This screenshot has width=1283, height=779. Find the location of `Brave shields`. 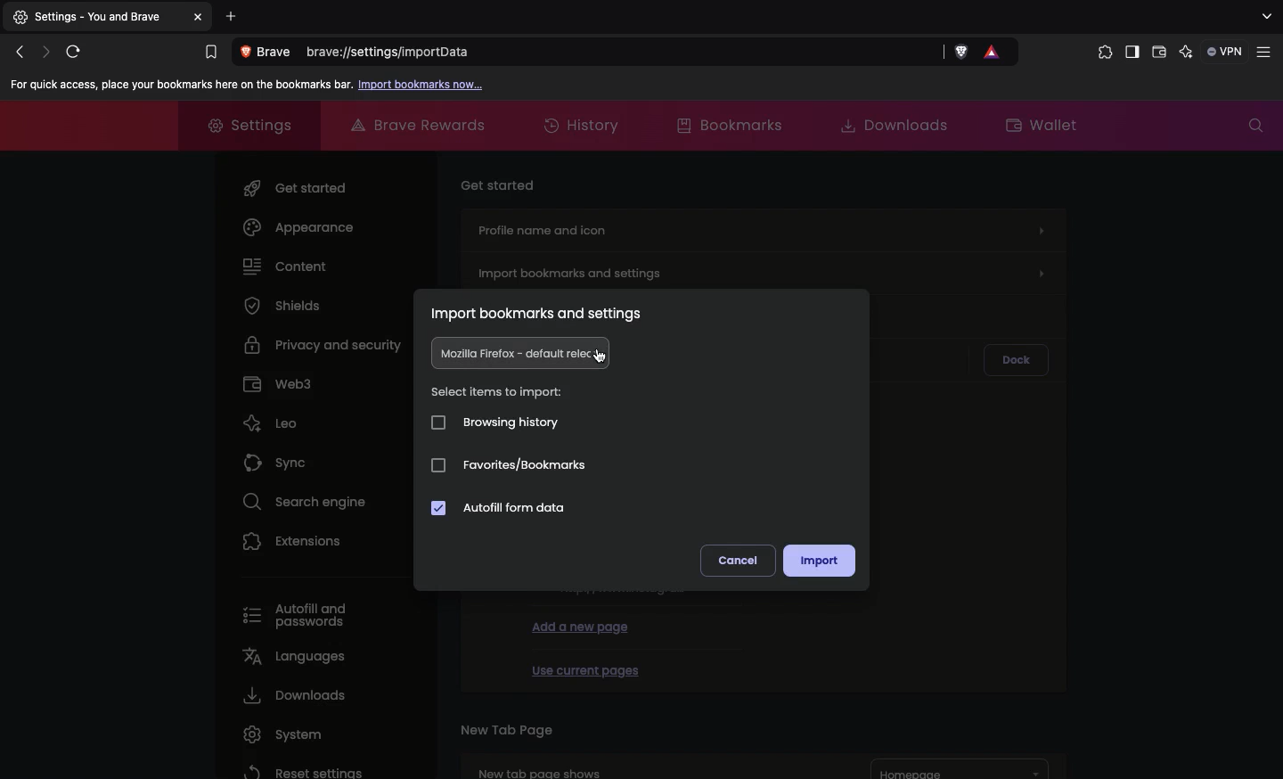

Brave shields is located at coordinates (962, 53).